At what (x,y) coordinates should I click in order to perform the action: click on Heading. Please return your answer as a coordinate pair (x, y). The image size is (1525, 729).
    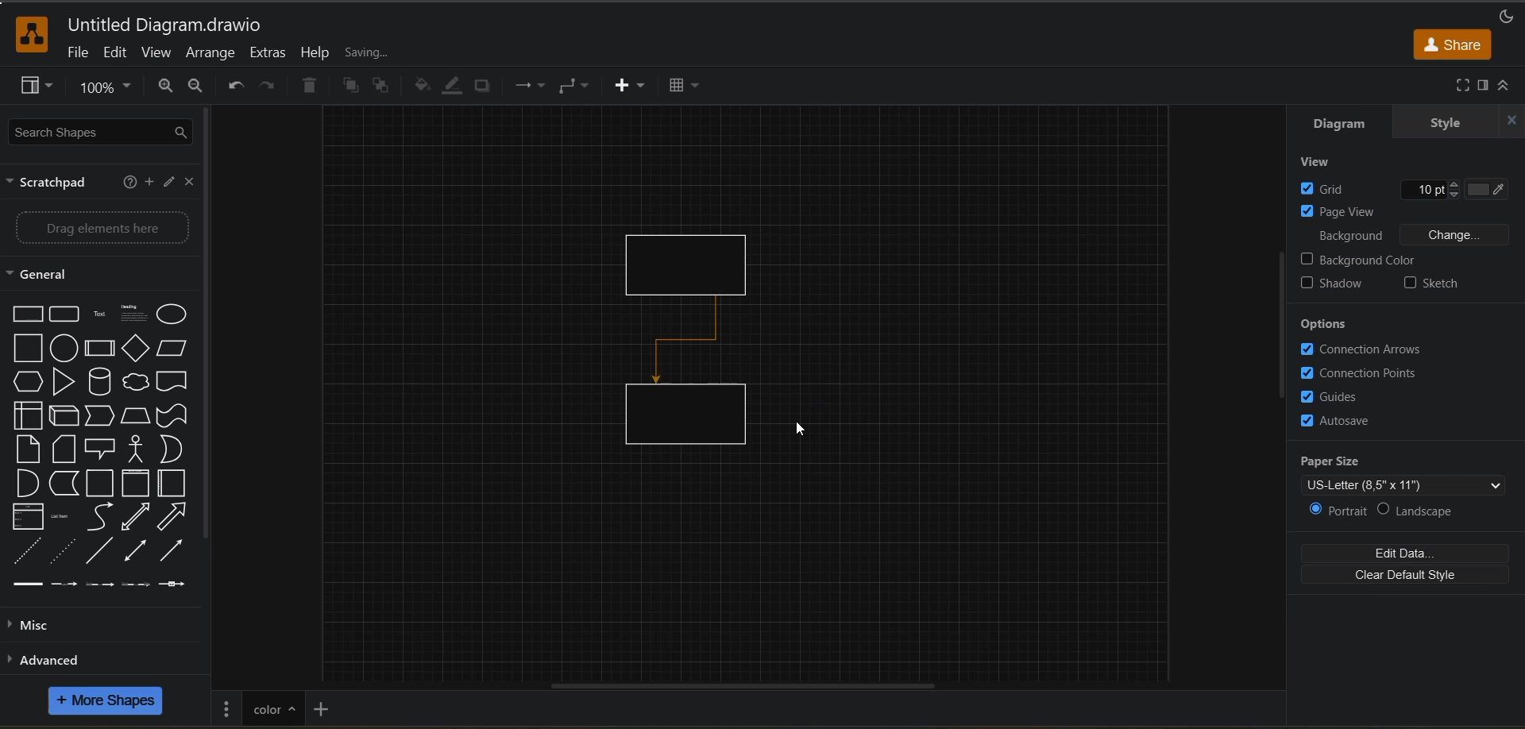
    Looking at the image, I should click on (135, 314).